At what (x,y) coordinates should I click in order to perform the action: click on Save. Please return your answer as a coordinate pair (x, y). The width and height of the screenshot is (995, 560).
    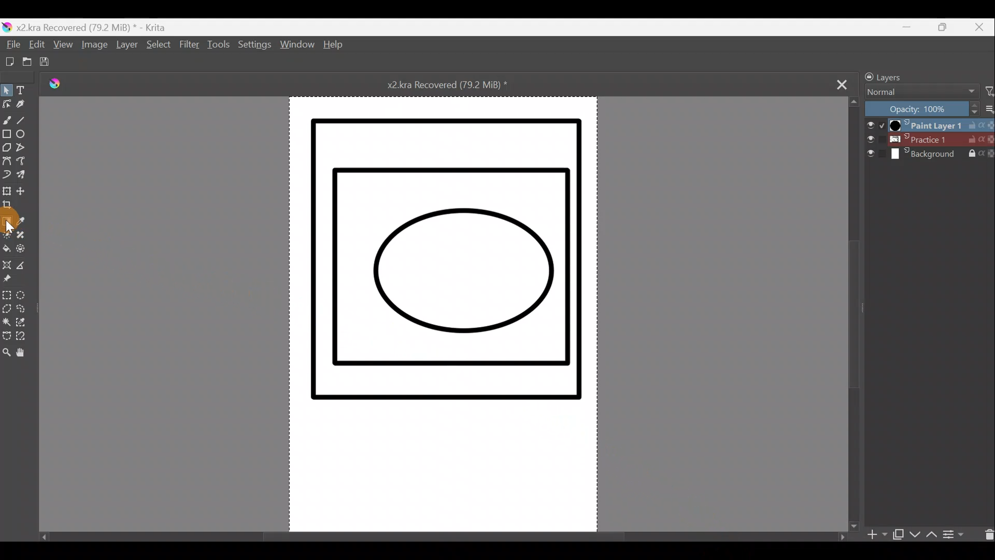
    Looking at the image, I should click on (49, 63).